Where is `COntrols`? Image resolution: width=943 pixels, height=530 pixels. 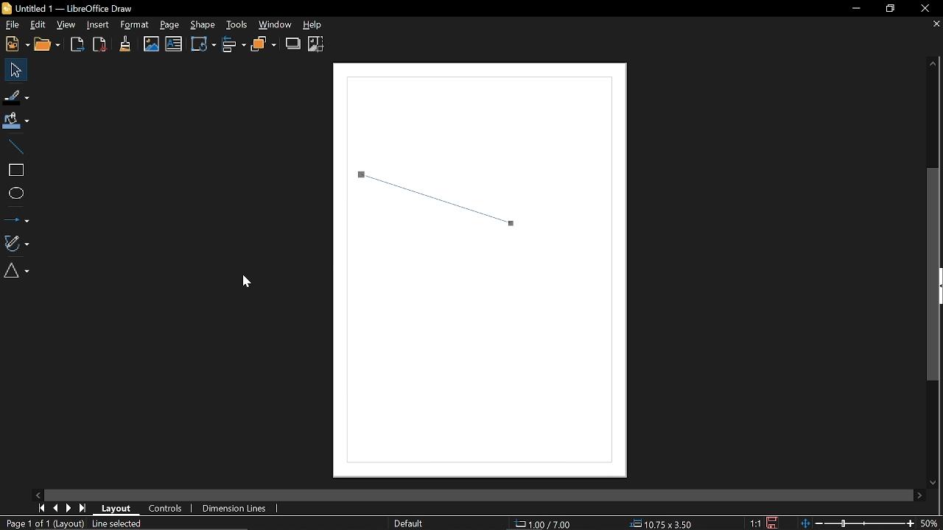
COntrols is located at coordinates (166, 507).